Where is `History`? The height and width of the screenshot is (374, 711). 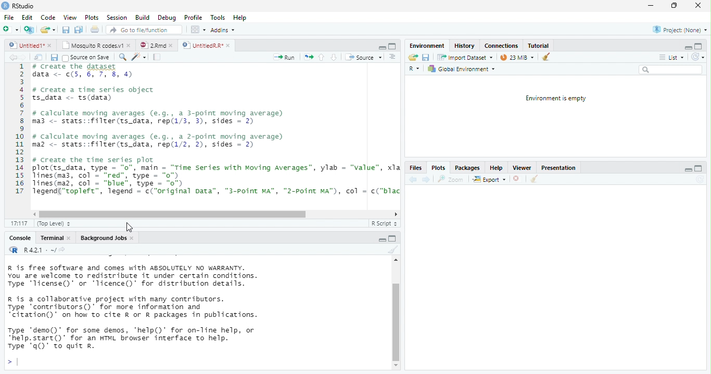
History is located at coordinates (464, 45).